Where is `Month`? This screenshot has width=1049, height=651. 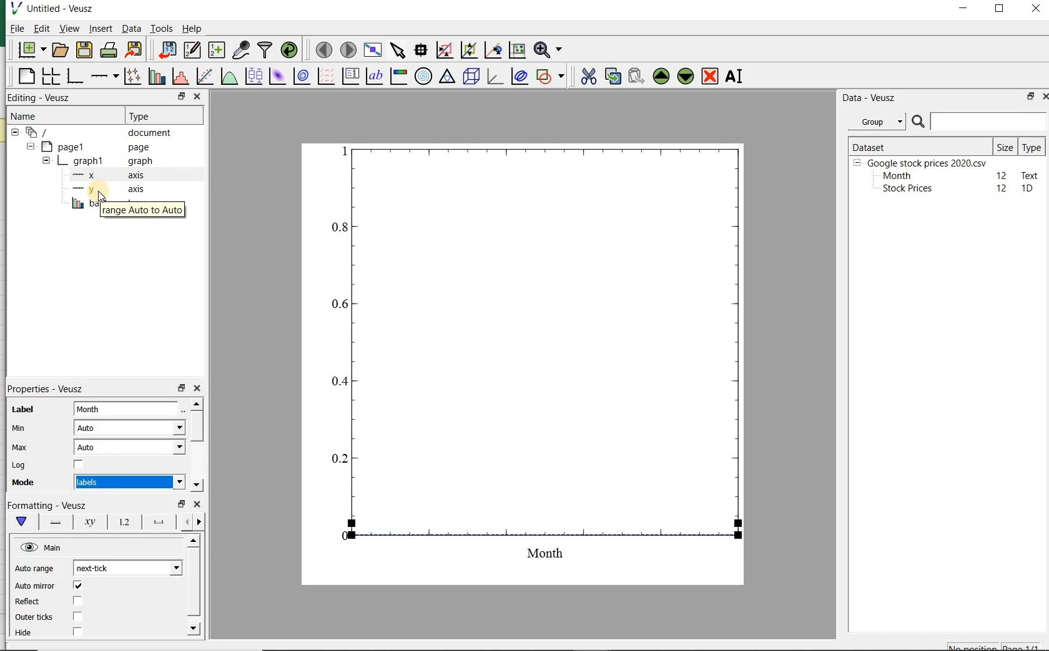 Month is located at coordinates (896, 176).